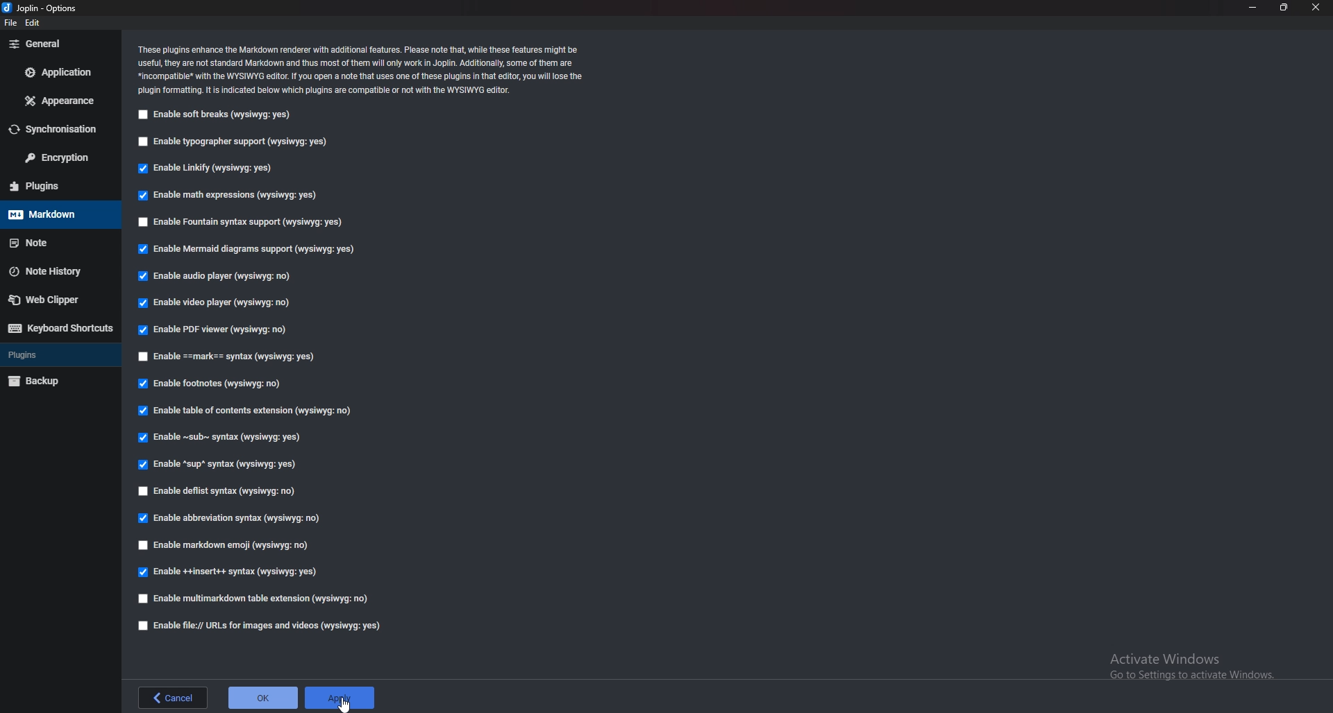 This screenshot has height=713, width=1333. Describe the element at coordinates (215, 384) in the screenshot. I see `Enable footnotes` at that location.